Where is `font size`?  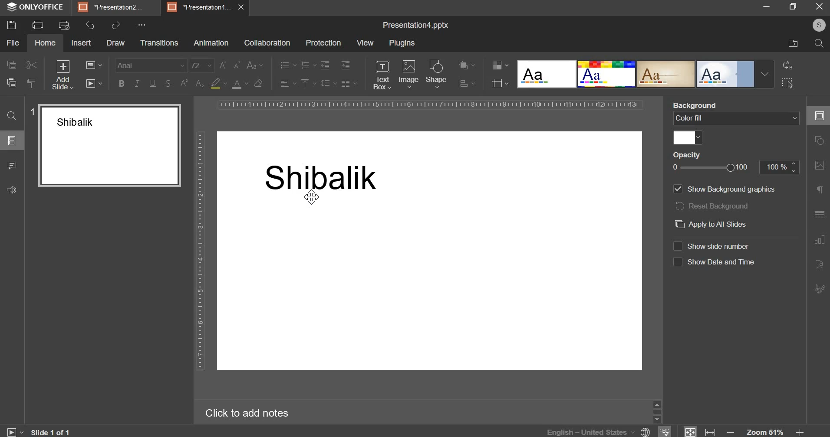
font size is located at coordinates (201, 65).